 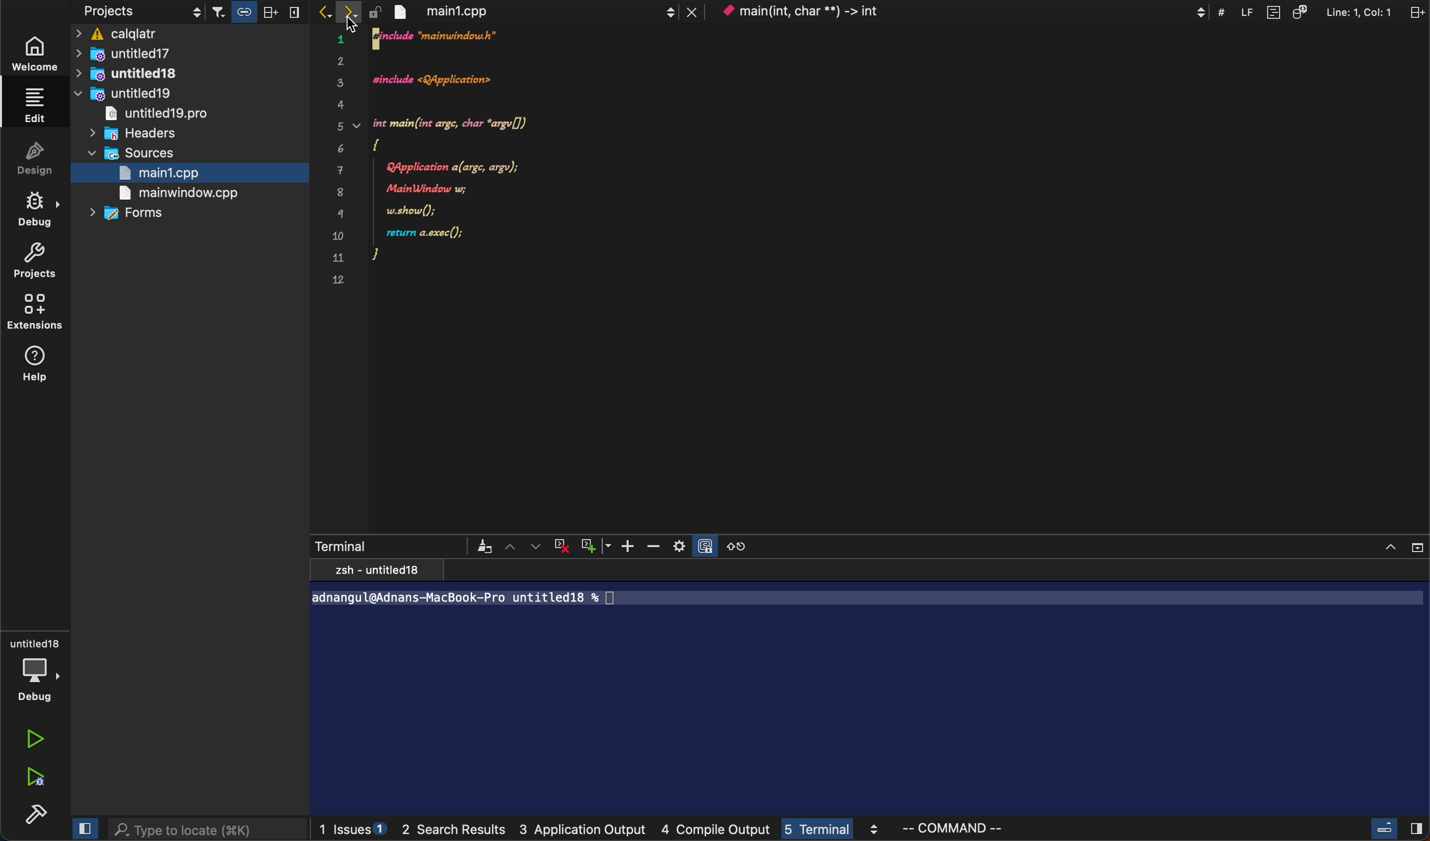 I want to click on terminal, so click(x=833, y=830).